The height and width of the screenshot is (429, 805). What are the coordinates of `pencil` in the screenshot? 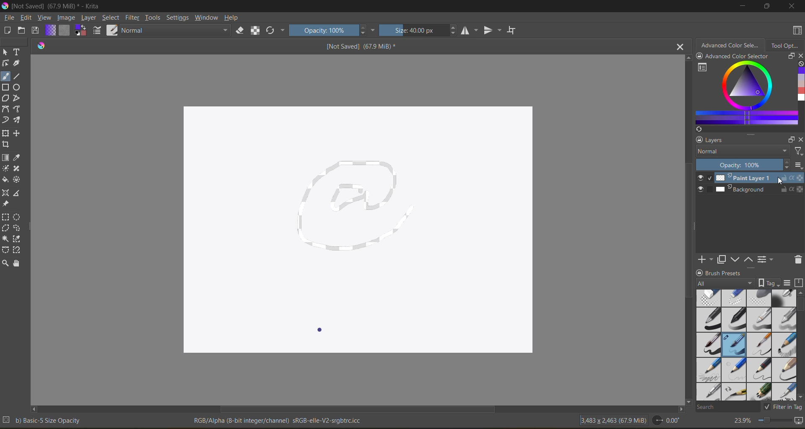 It's located at (733, 370).